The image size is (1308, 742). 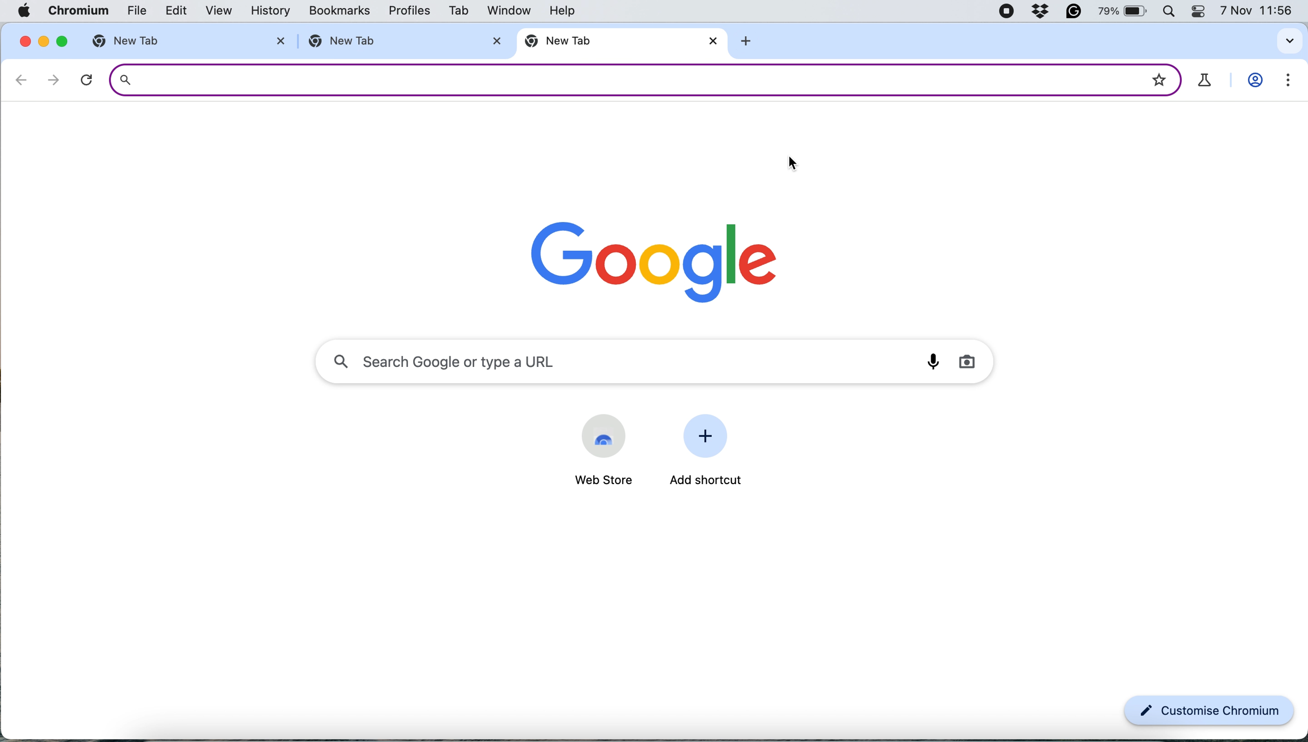 I want to click on chrome labs, so click(x=1206, y=81).